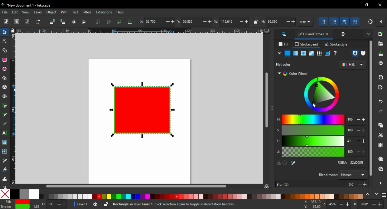  I want to click on toggle selection box to select all touched objects , so click(38, 22).